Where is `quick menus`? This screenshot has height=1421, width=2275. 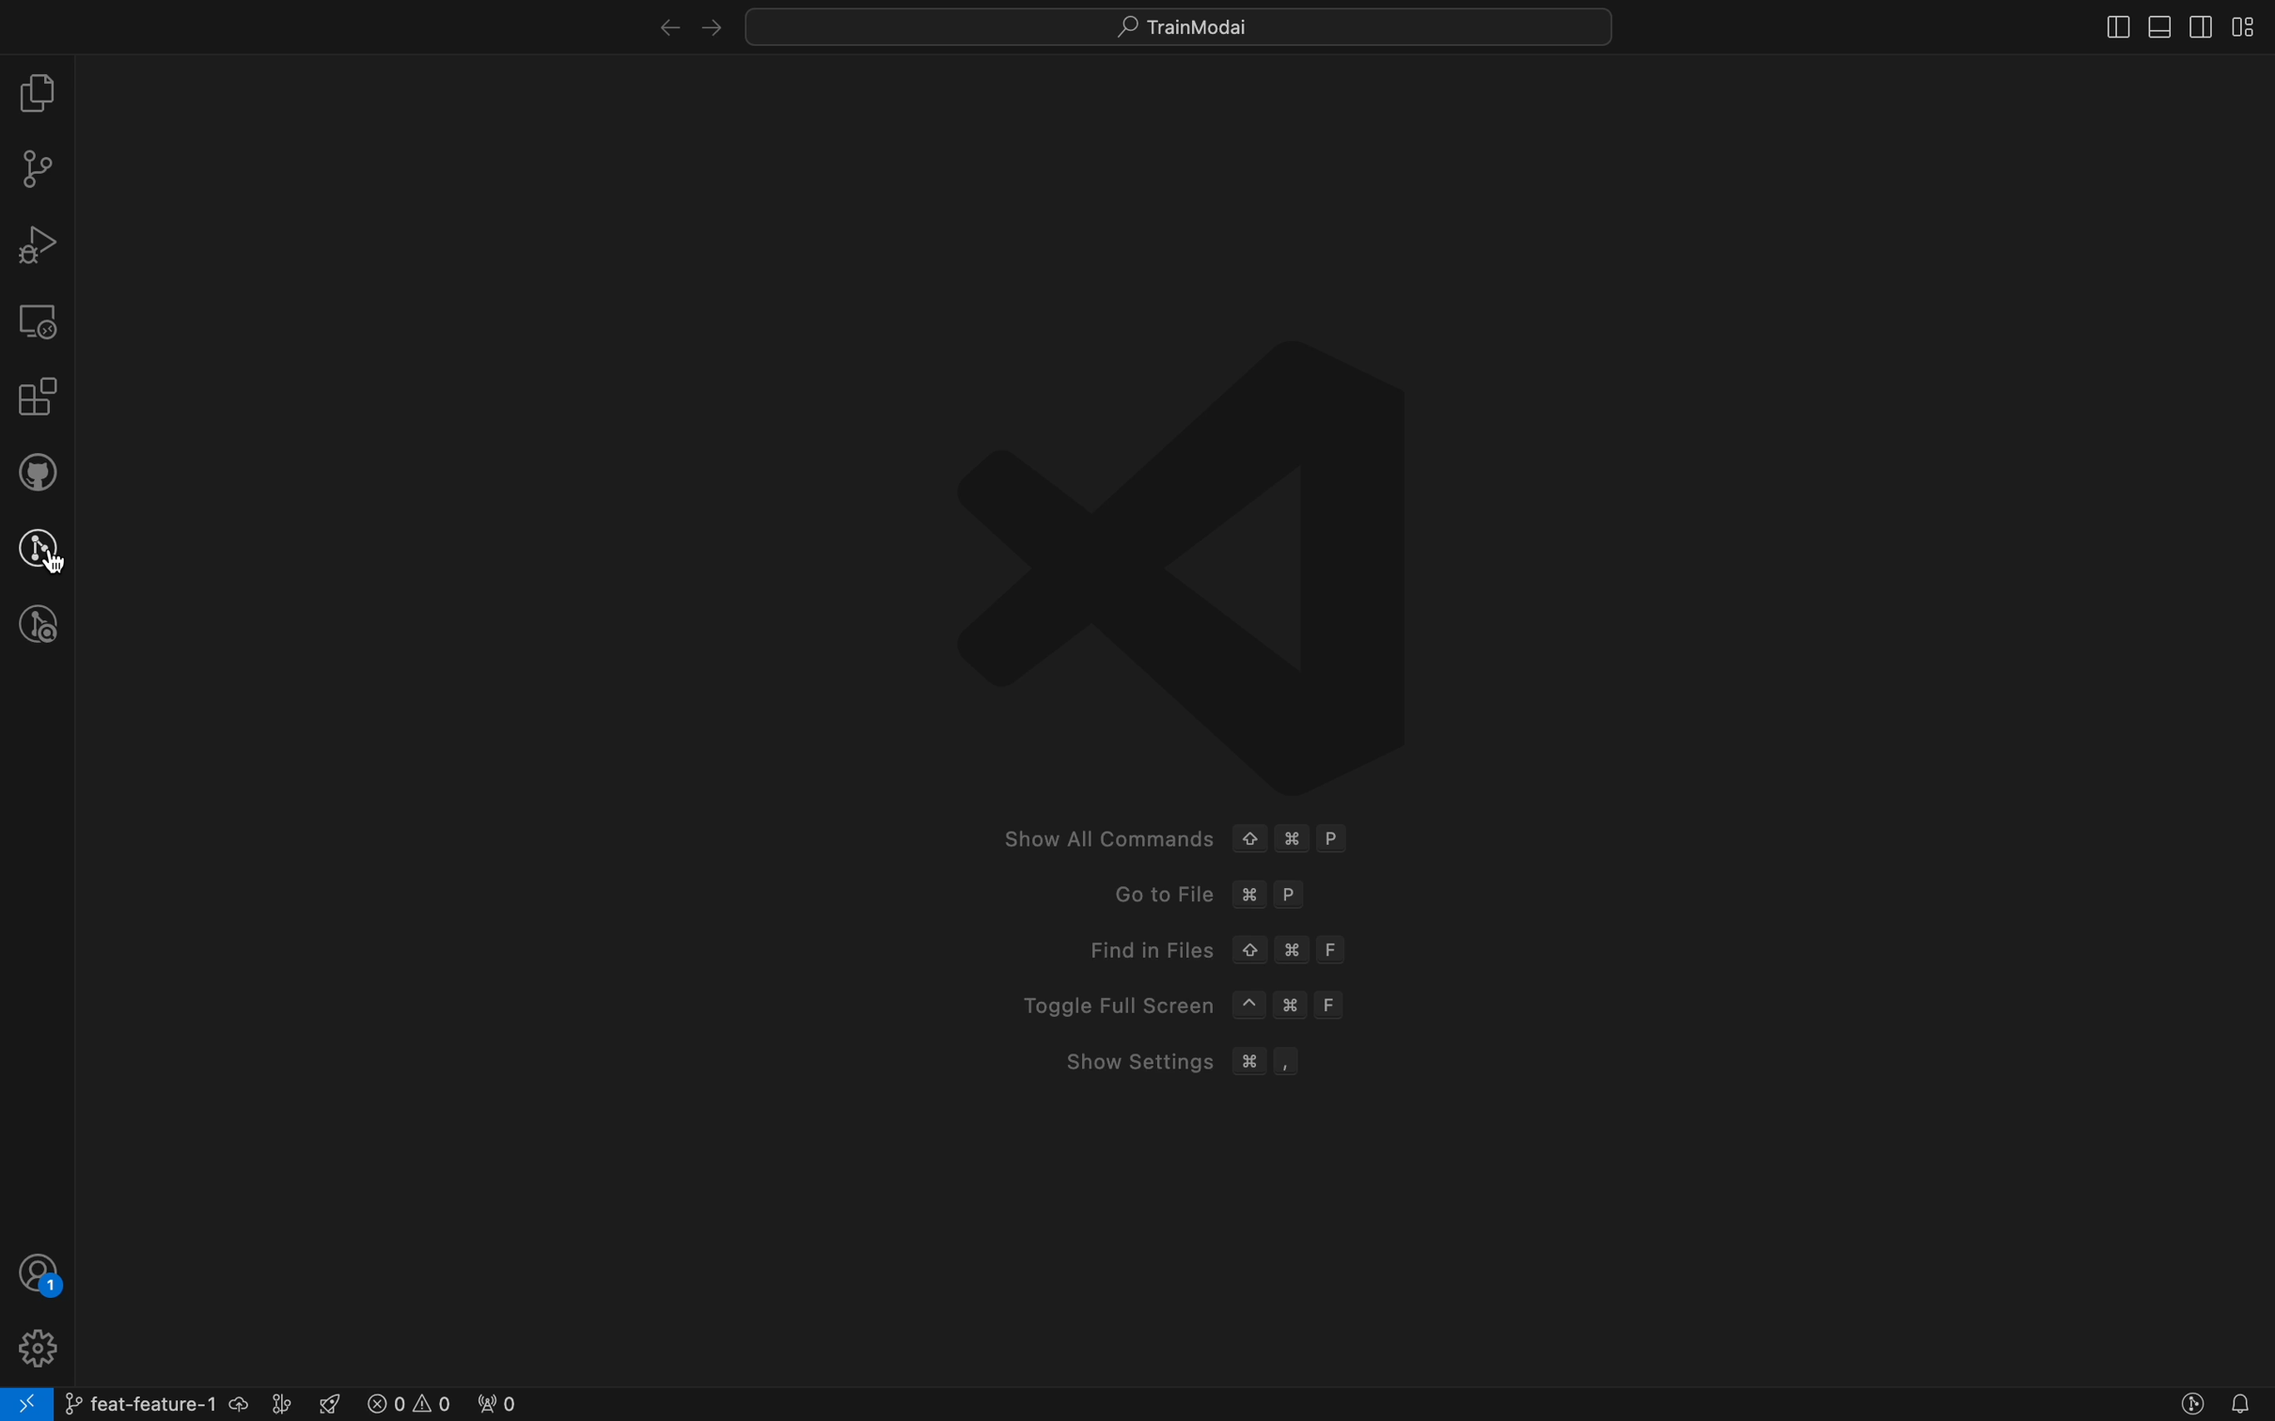 quick menus is located at coordinates (1180, 23).